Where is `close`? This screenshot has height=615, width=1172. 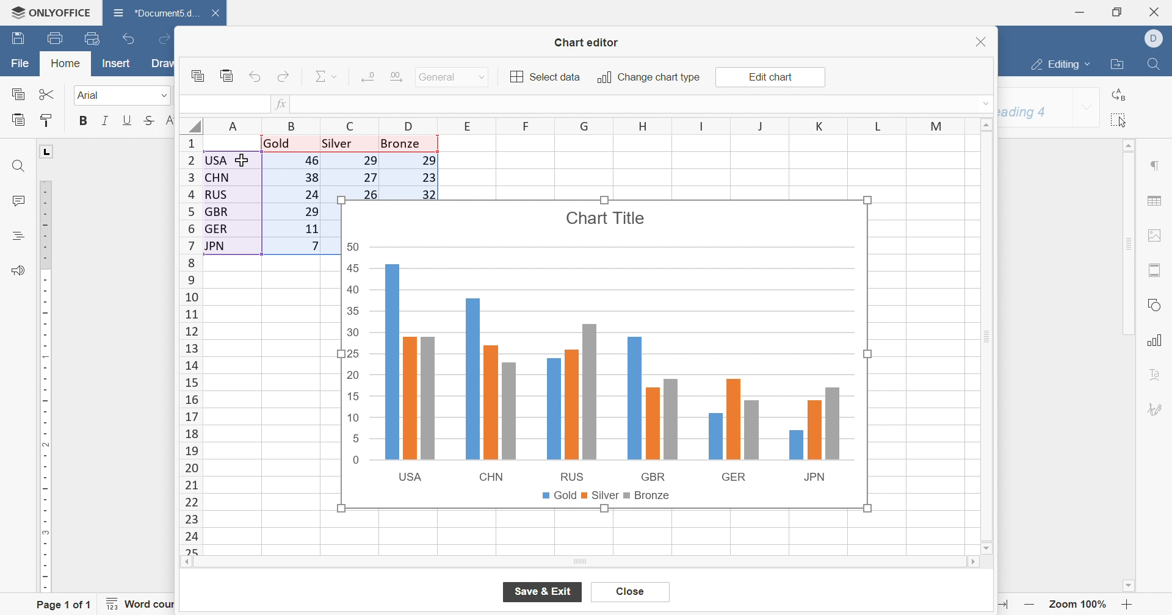
close is located at coordinates (982, 41).